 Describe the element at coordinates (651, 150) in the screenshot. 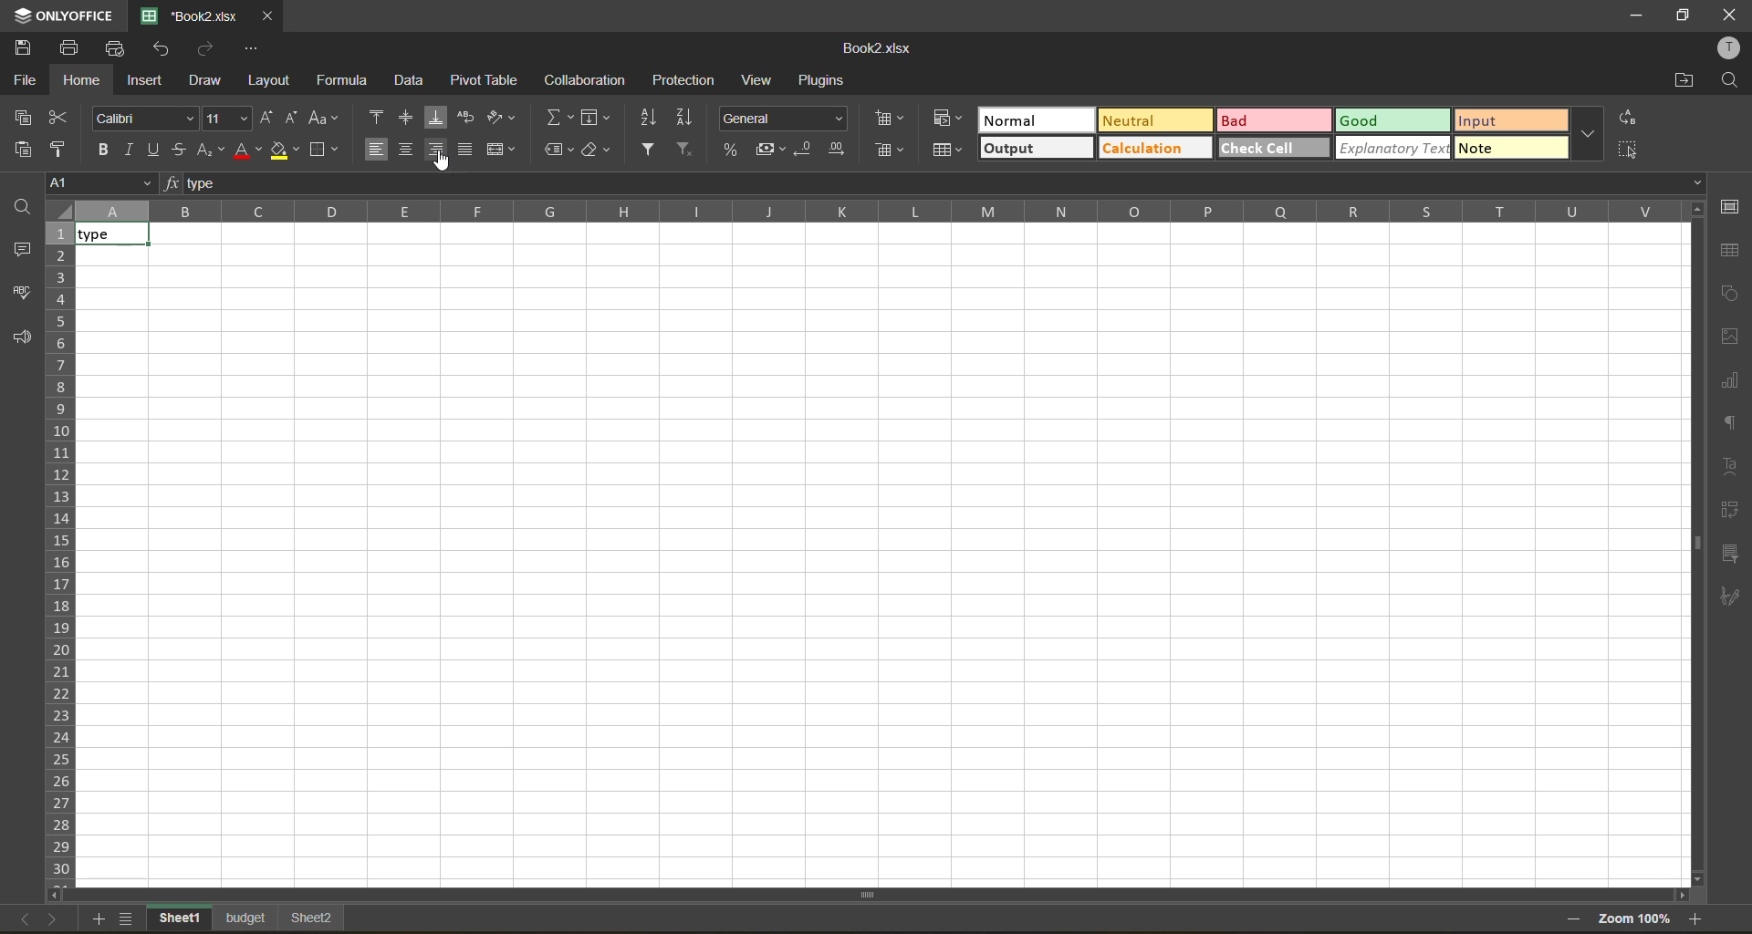

I see `filter` at that location.